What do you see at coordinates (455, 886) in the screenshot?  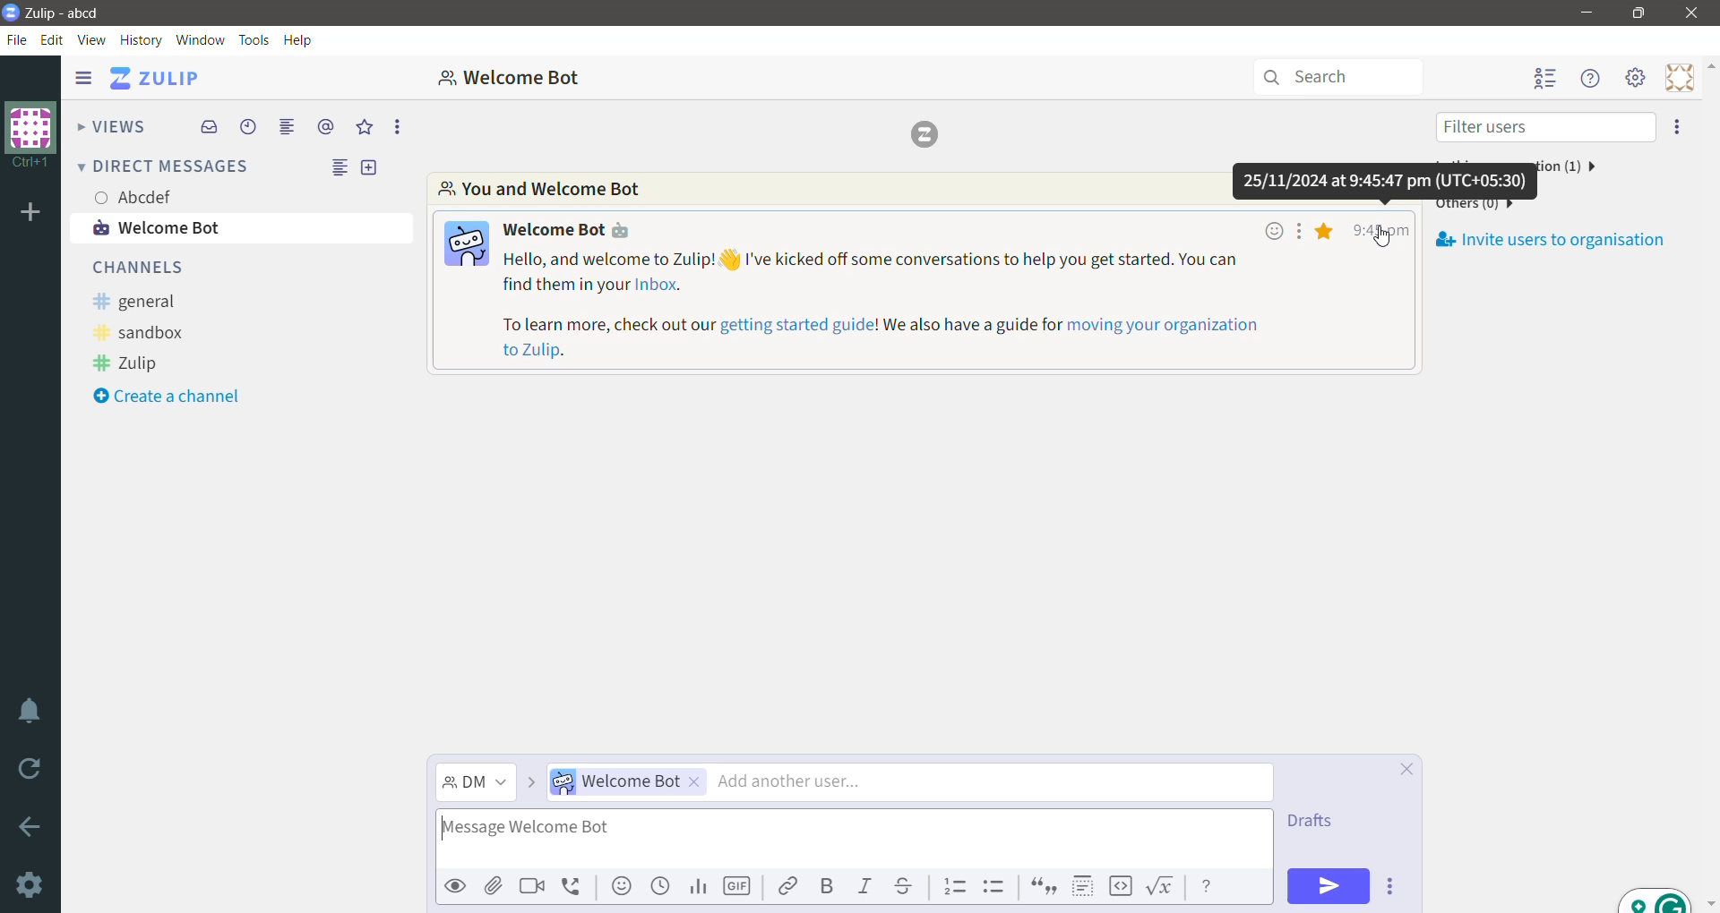 I see `Preview` at bounding box center [455, 886].